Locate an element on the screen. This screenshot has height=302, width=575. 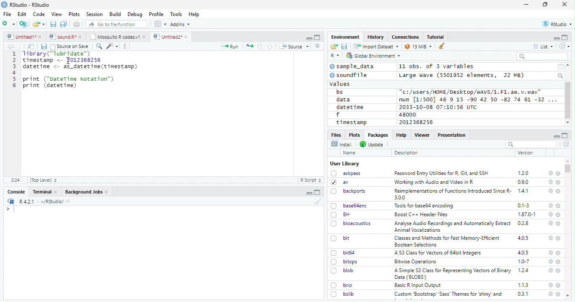
bit64 is located at coordinates (343, 253).